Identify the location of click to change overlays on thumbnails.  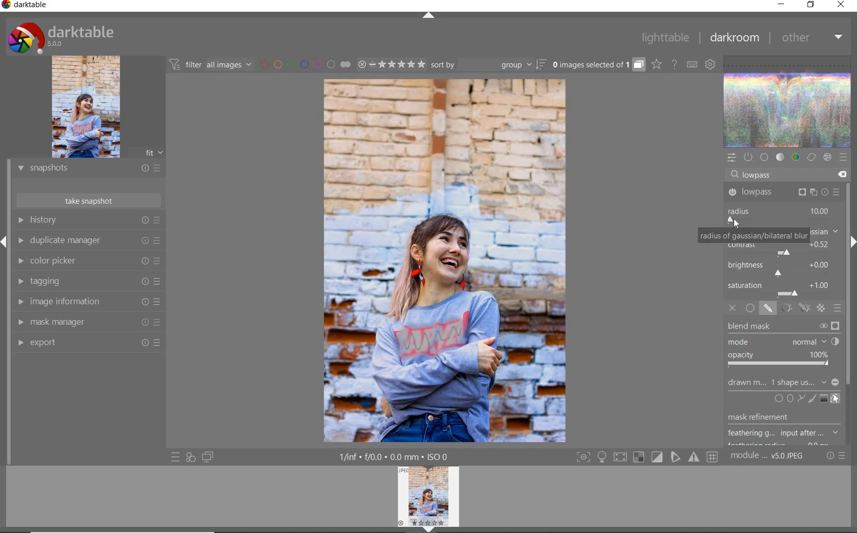
(656, 64).